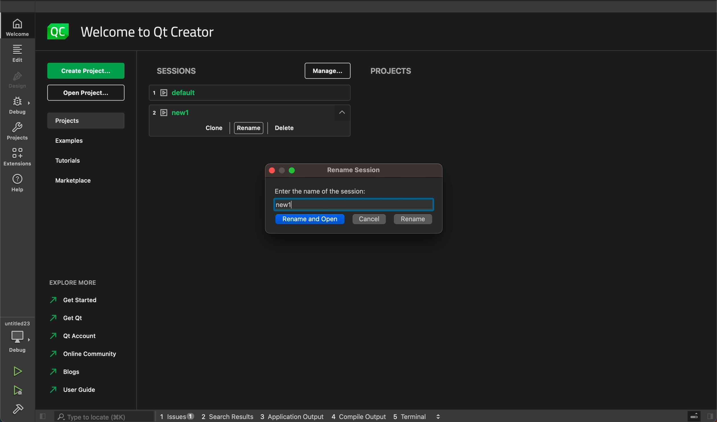 The height and width of the screenshot is (422, 717). What do you see at coordinates (79, 335) in the screenshot?
I see `qt account` at bounding box center [79, 335].